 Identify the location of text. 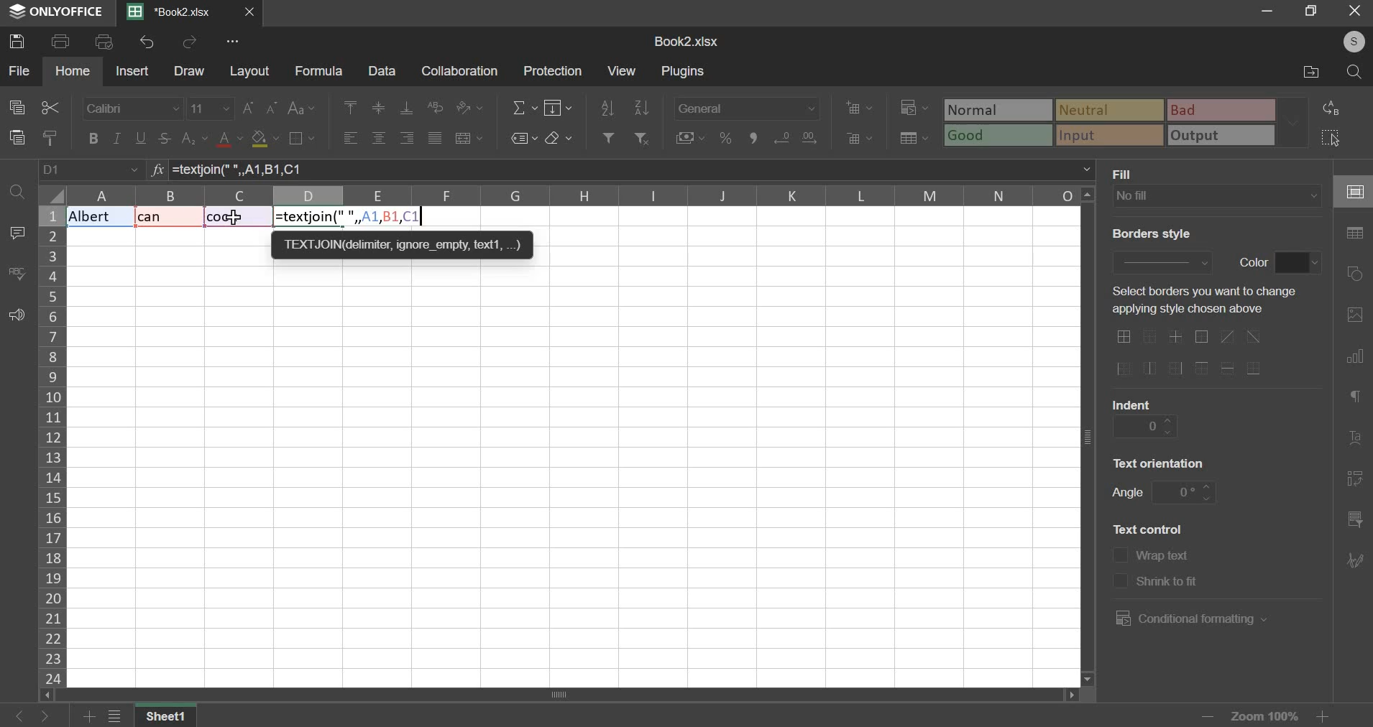
(1148, 528).